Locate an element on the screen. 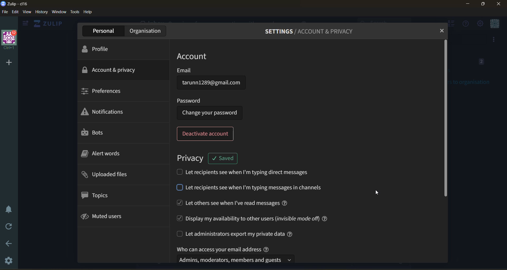 The height and width of the screenshot is (270, 507). alert words is located at coordinates (107, 155).